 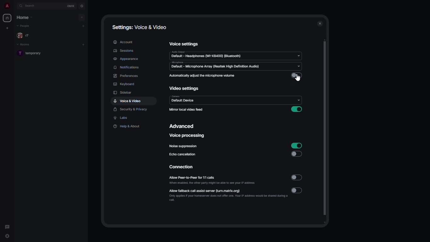 I want to click on disabled, so click(x=298, y=154).